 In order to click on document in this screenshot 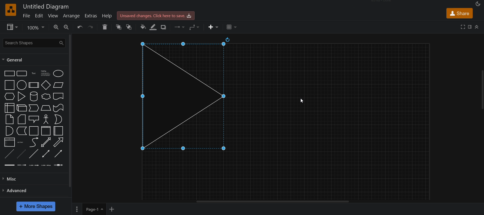, I will do `click(58, 96)`.